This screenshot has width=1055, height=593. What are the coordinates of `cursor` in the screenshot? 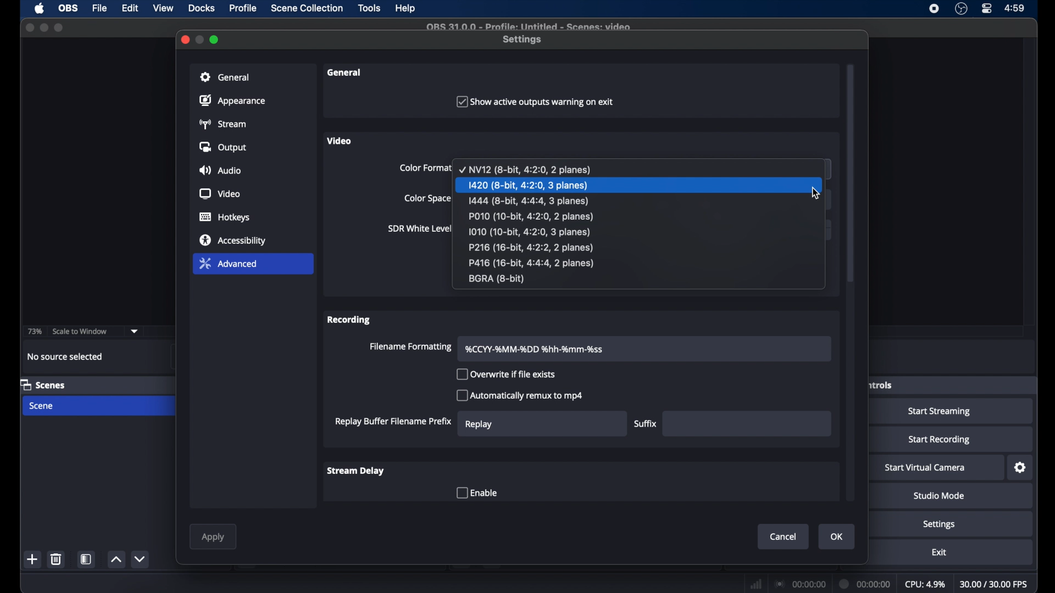 It's located at (817, 193).